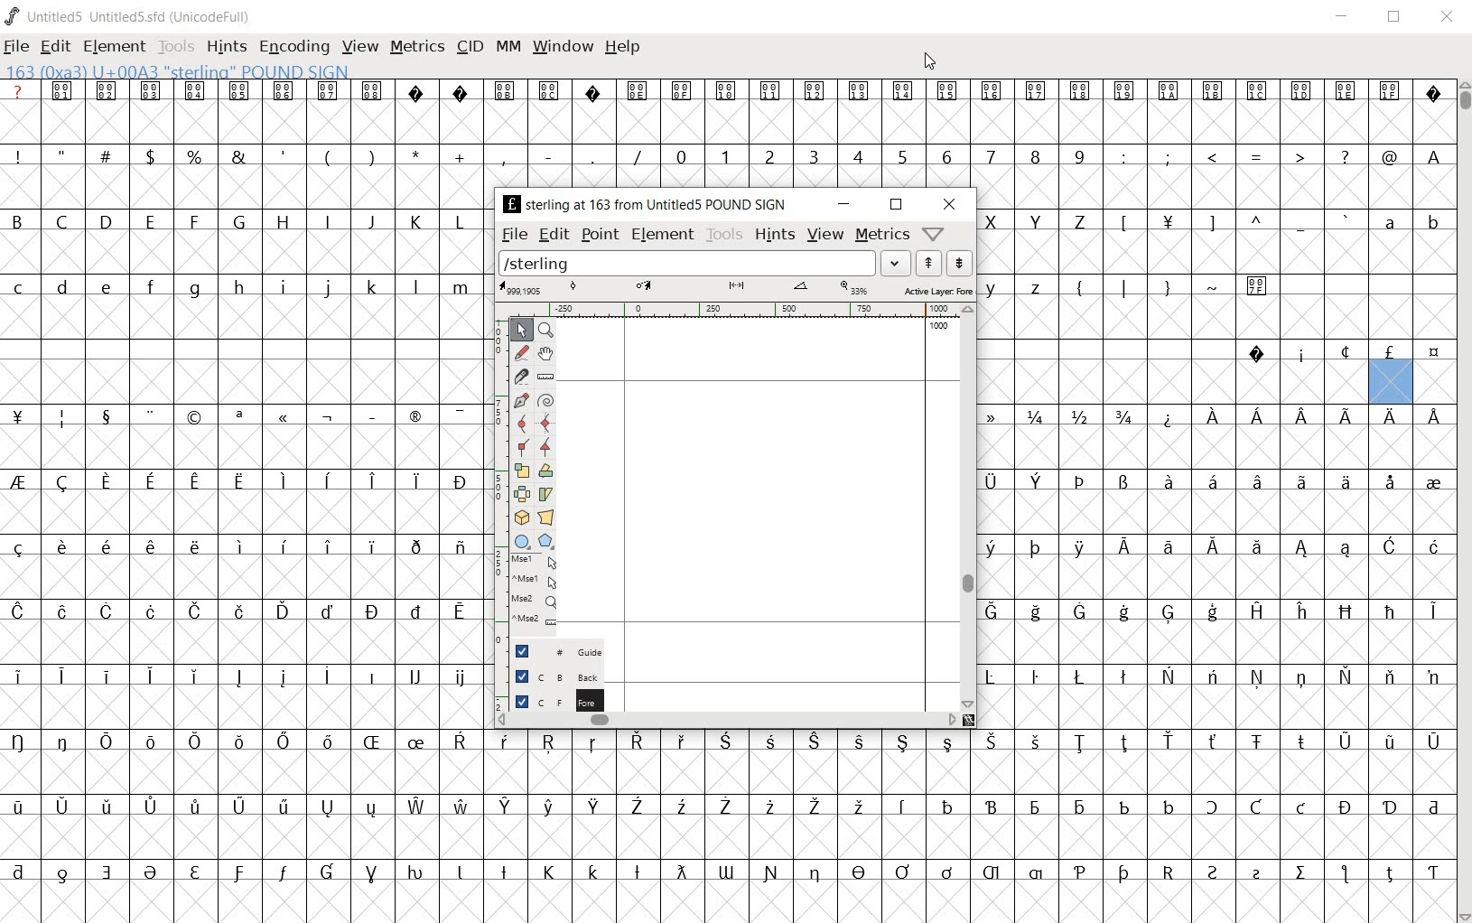  What do you see at coordinates (371, 742) in the screenshot?
I see `Symbol` at bounding box center [371, 742].